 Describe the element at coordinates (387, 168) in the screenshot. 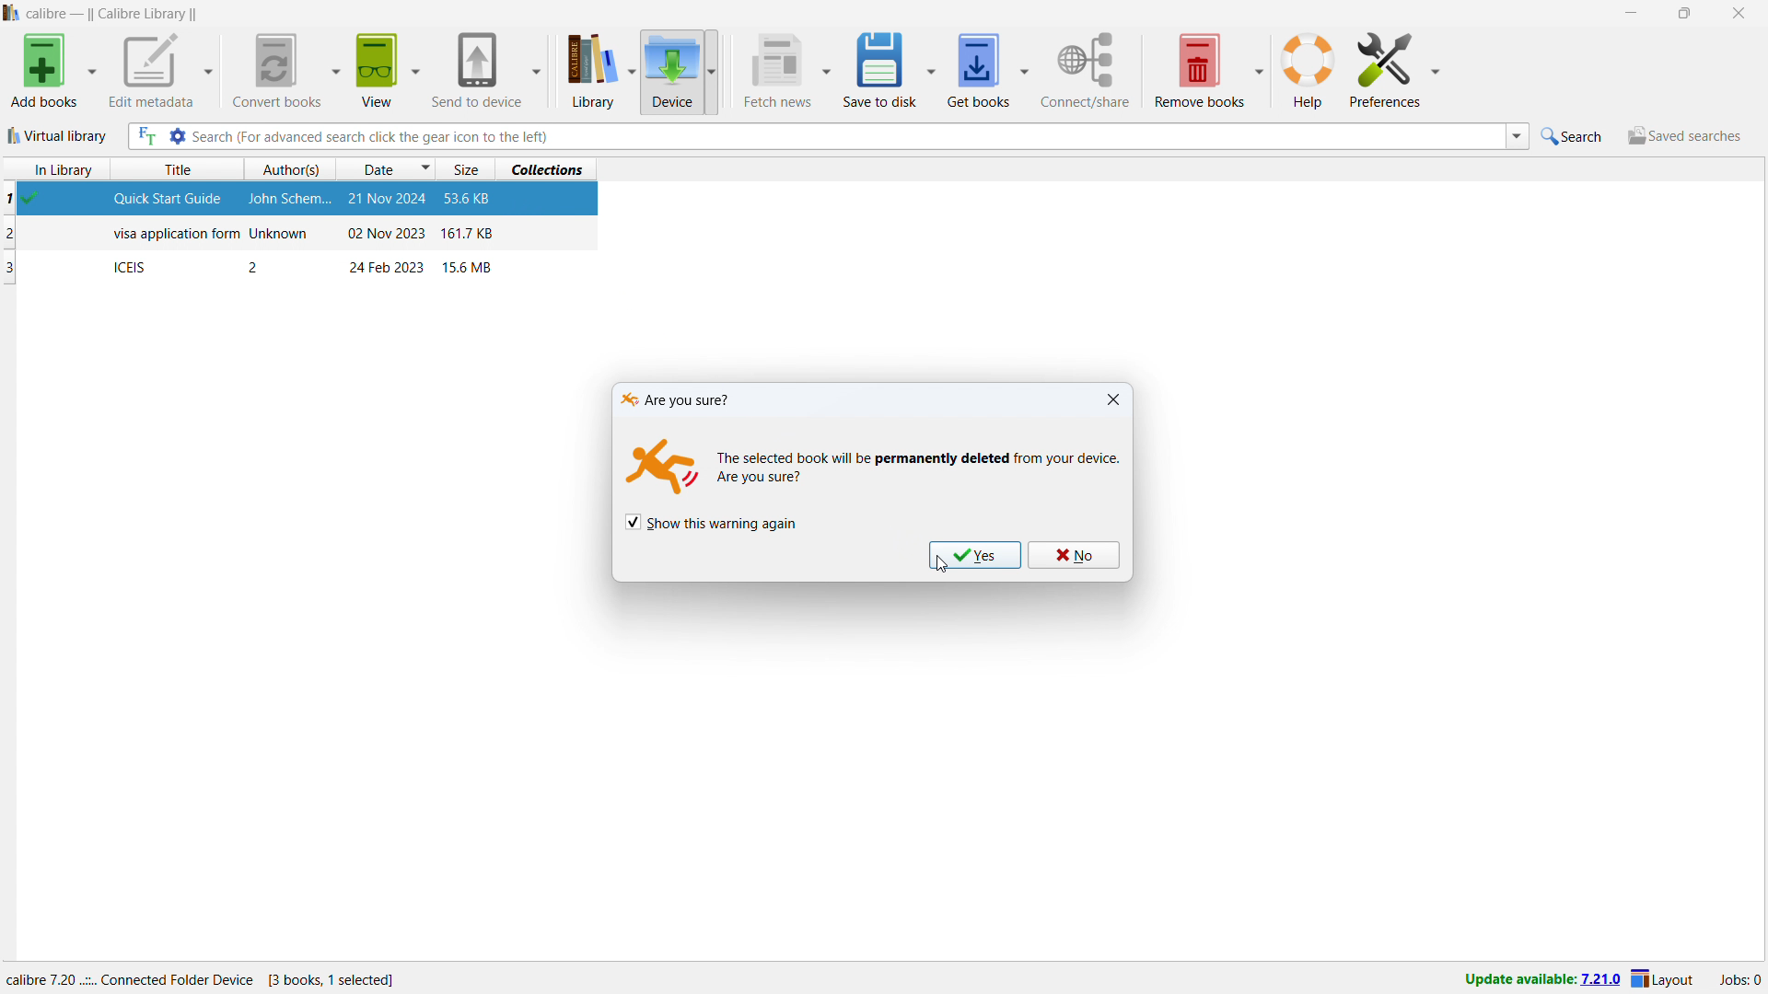

I see `sort by date` at that location.